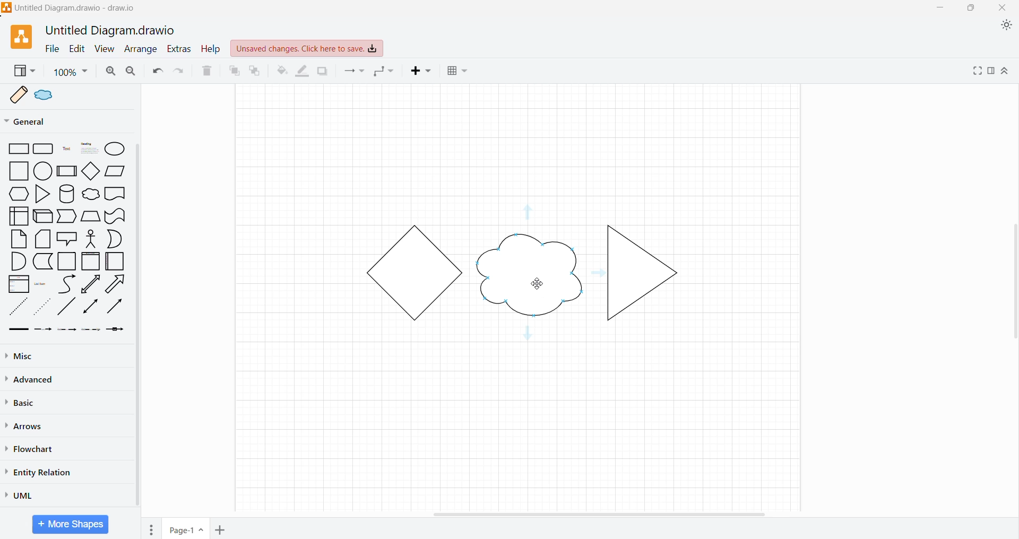 The width and height of the screenshot is (1019, 539). I want to click on Line Color, so click(303, 71).